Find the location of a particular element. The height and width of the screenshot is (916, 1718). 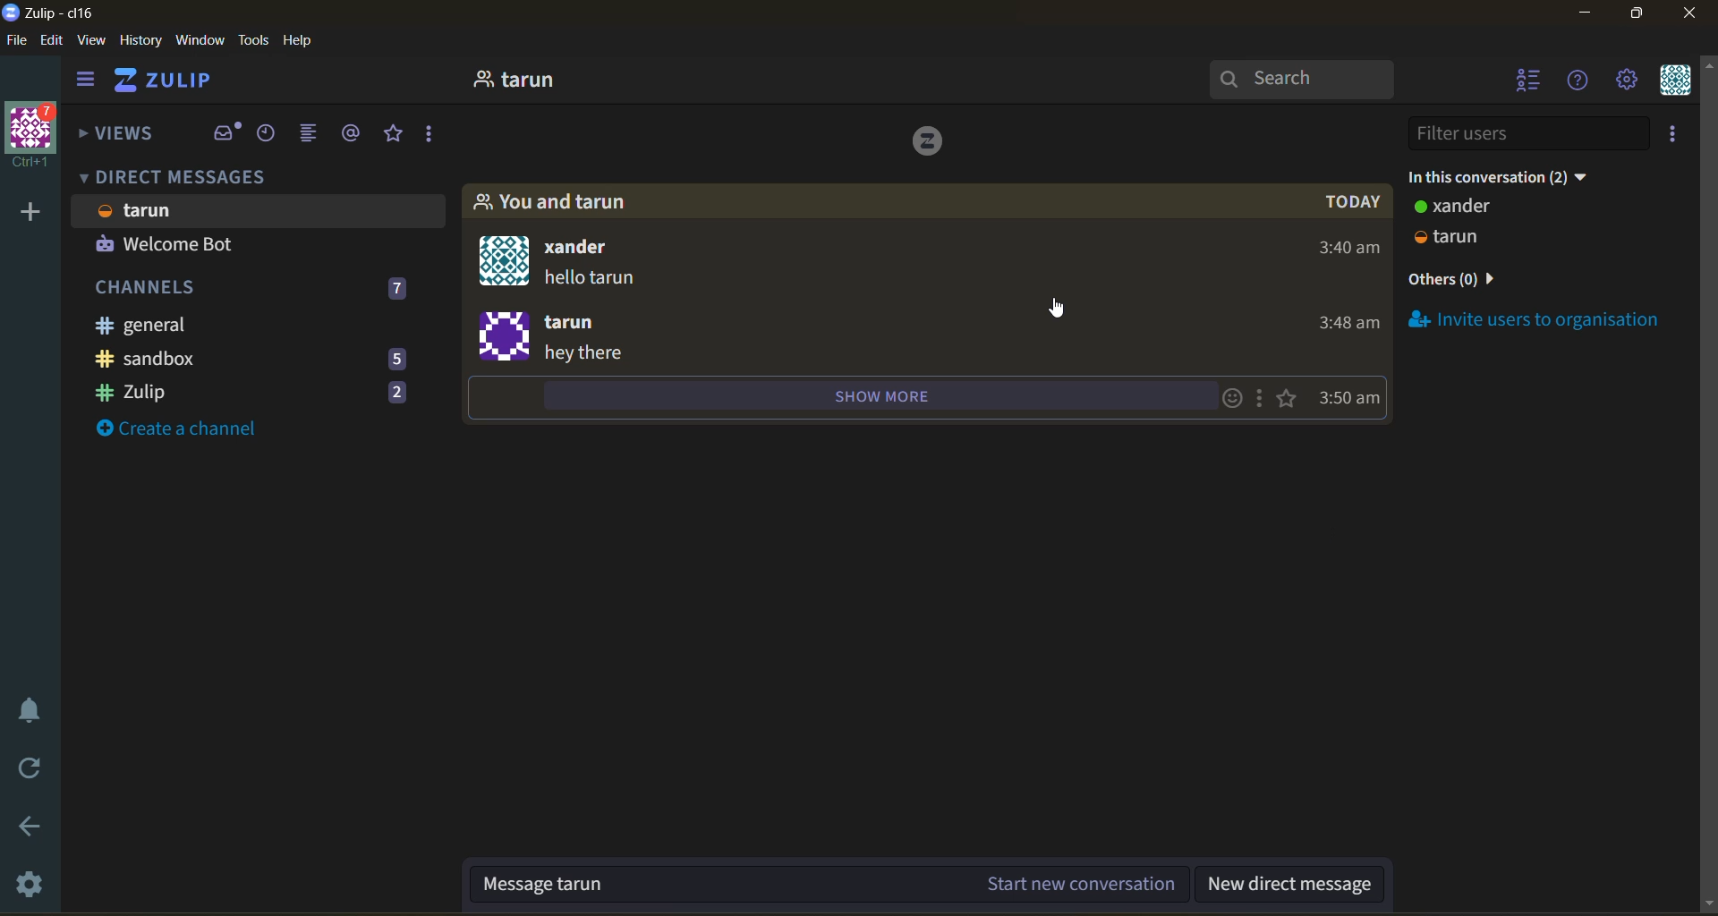

sandbox is located at coordinates (266, 360).